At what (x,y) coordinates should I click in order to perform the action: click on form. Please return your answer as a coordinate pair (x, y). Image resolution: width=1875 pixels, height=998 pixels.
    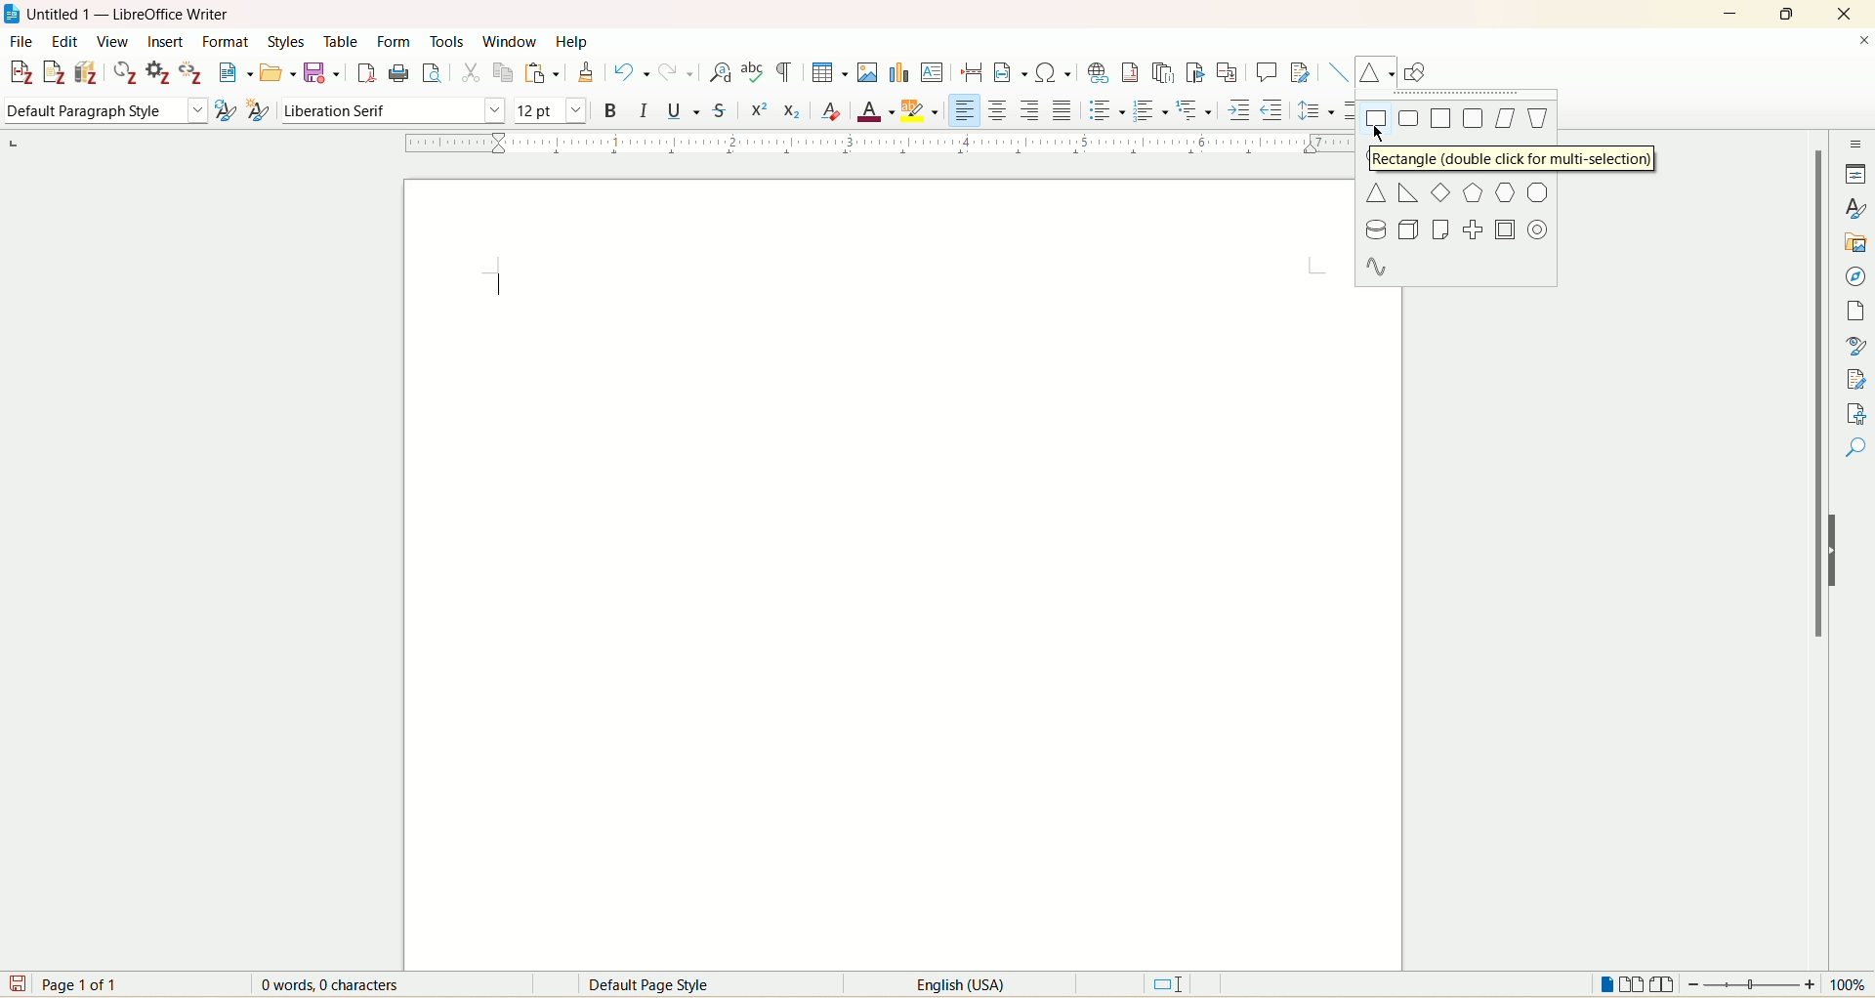
    Looking at the image, I should click on (397, 43).